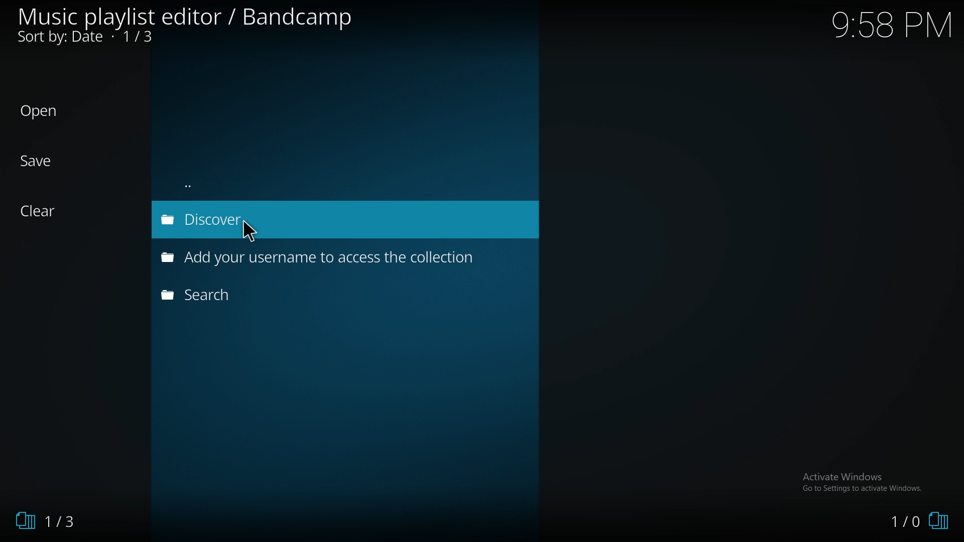 This screenshot has width=964, height=542. I want to click on add your username to access the collection, so click(327, 257).